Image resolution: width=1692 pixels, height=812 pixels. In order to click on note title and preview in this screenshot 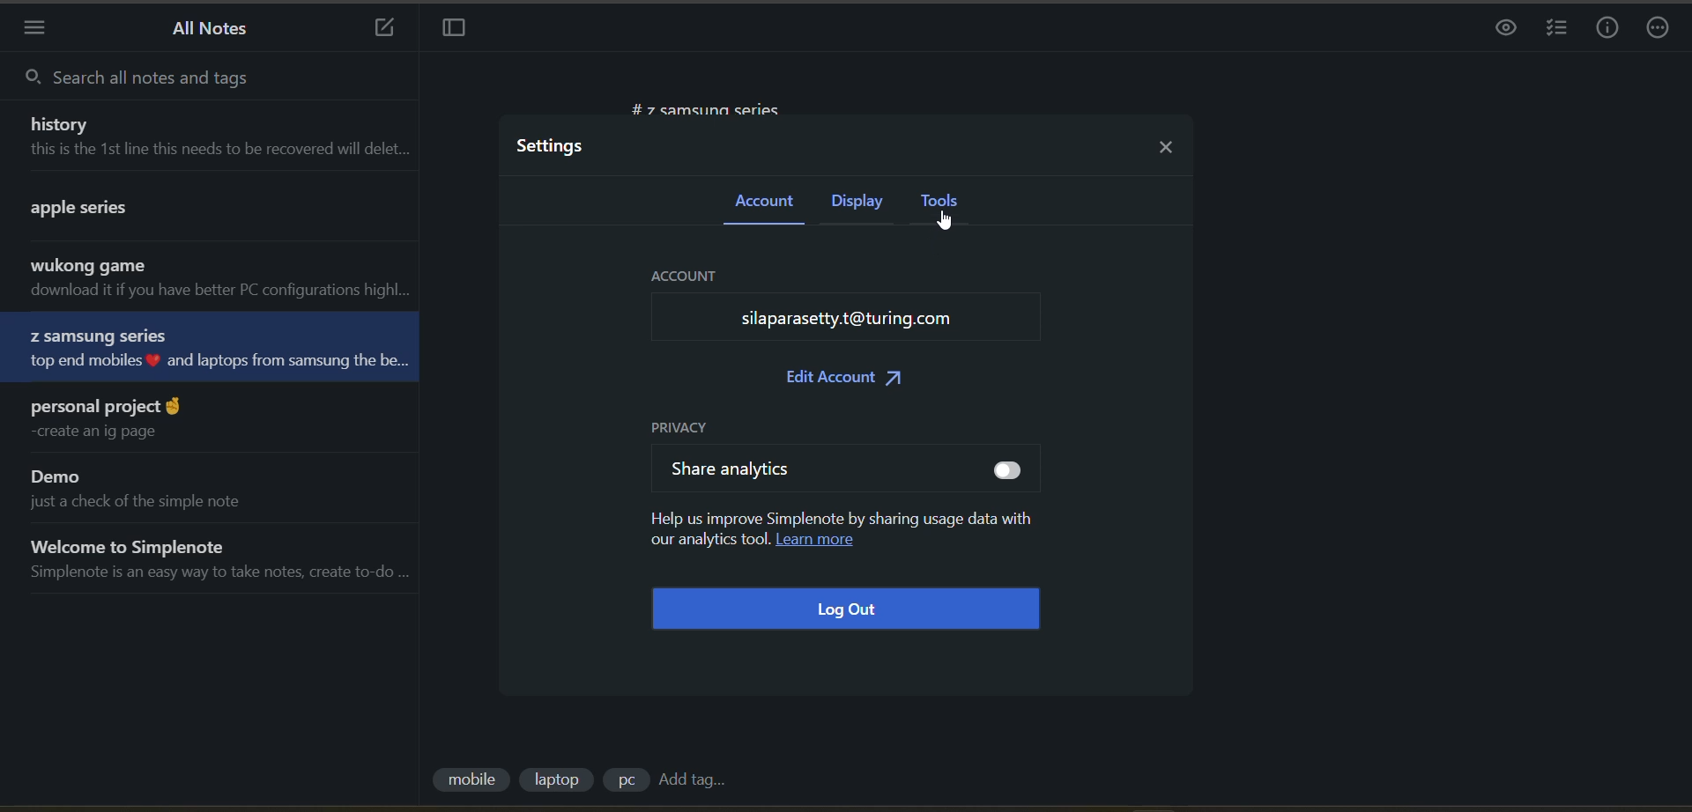, I will do `click(174, 213)`.